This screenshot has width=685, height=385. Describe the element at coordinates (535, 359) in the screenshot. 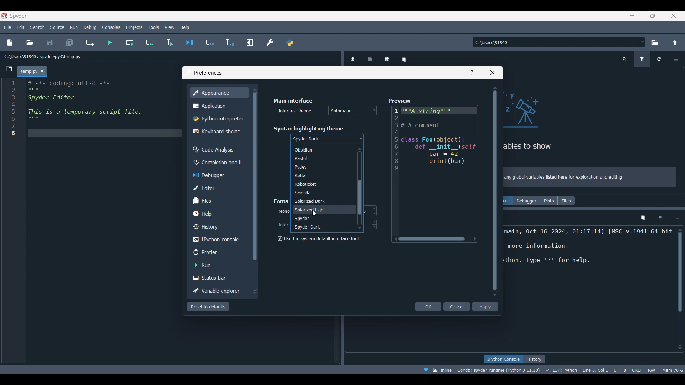

I see `History` at that location.